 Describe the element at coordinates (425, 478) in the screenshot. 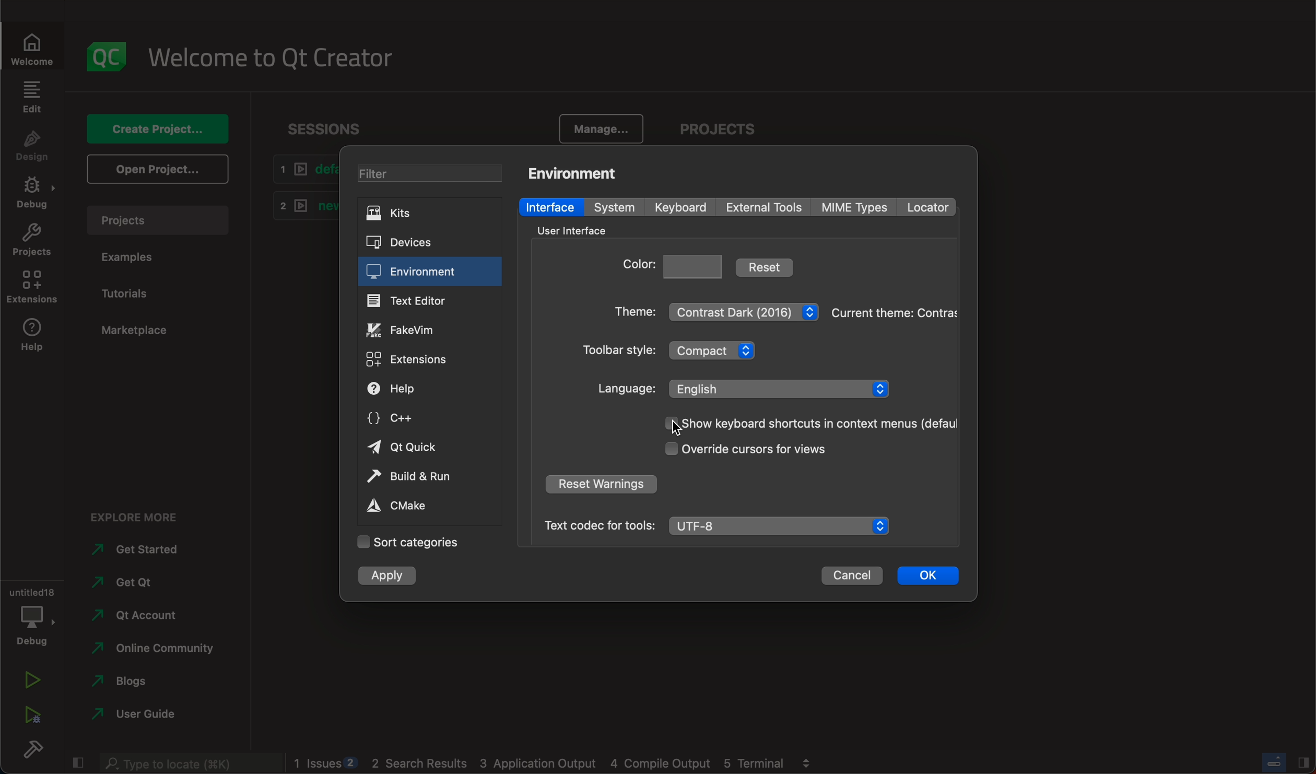

I see `build and run` at that location.